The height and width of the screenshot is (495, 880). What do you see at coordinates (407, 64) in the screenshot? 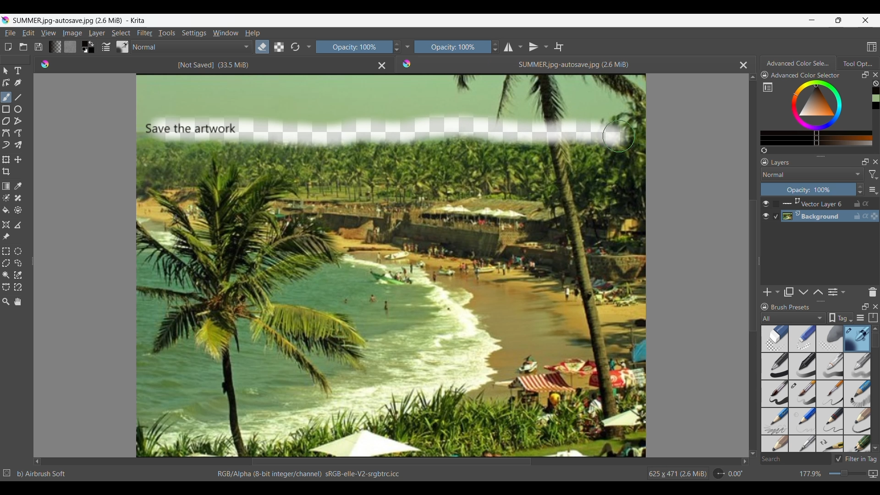
I see `Logo` at bounding box center [407, 64].